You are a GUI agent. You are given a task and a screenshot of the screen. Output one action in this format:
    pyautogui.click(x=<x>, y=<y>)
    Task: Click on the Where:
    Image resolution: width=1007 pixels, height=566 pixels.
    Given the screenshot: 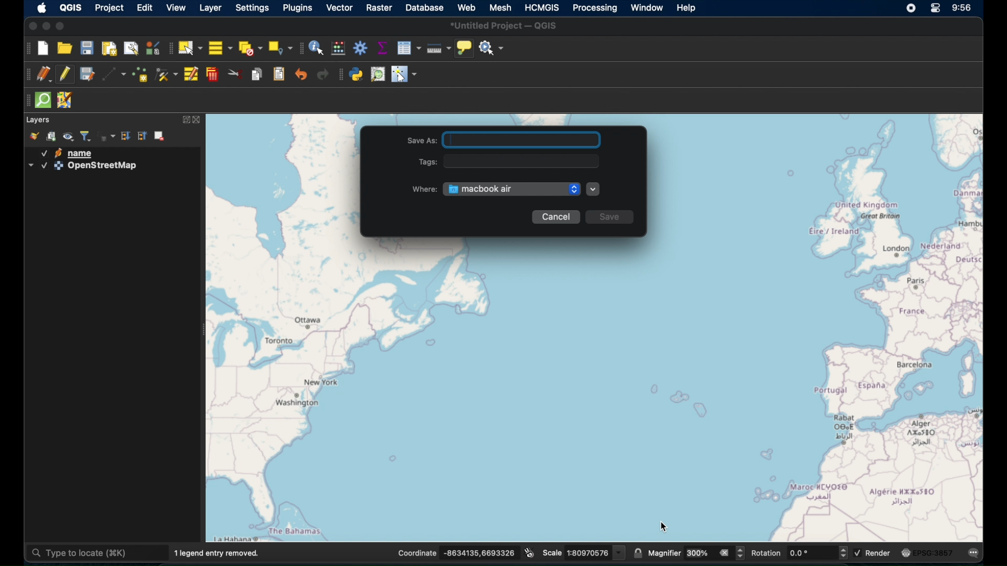 What is the action you would take?
    pyautogui.click(x=425, y=188)
    